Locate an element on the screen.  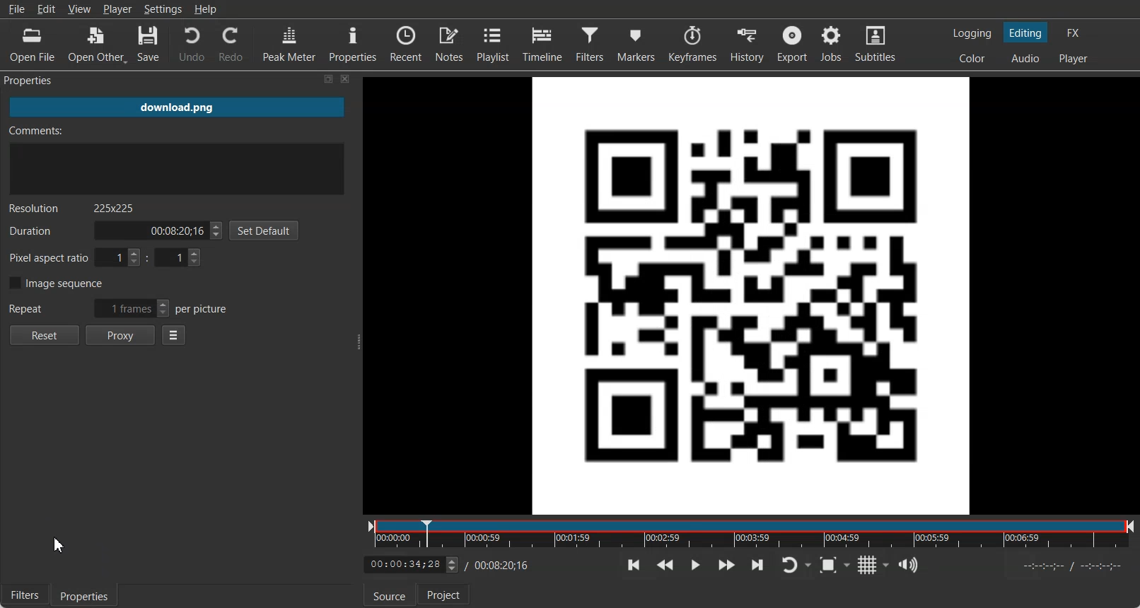
Cursor is located at coordinates (59, 545).